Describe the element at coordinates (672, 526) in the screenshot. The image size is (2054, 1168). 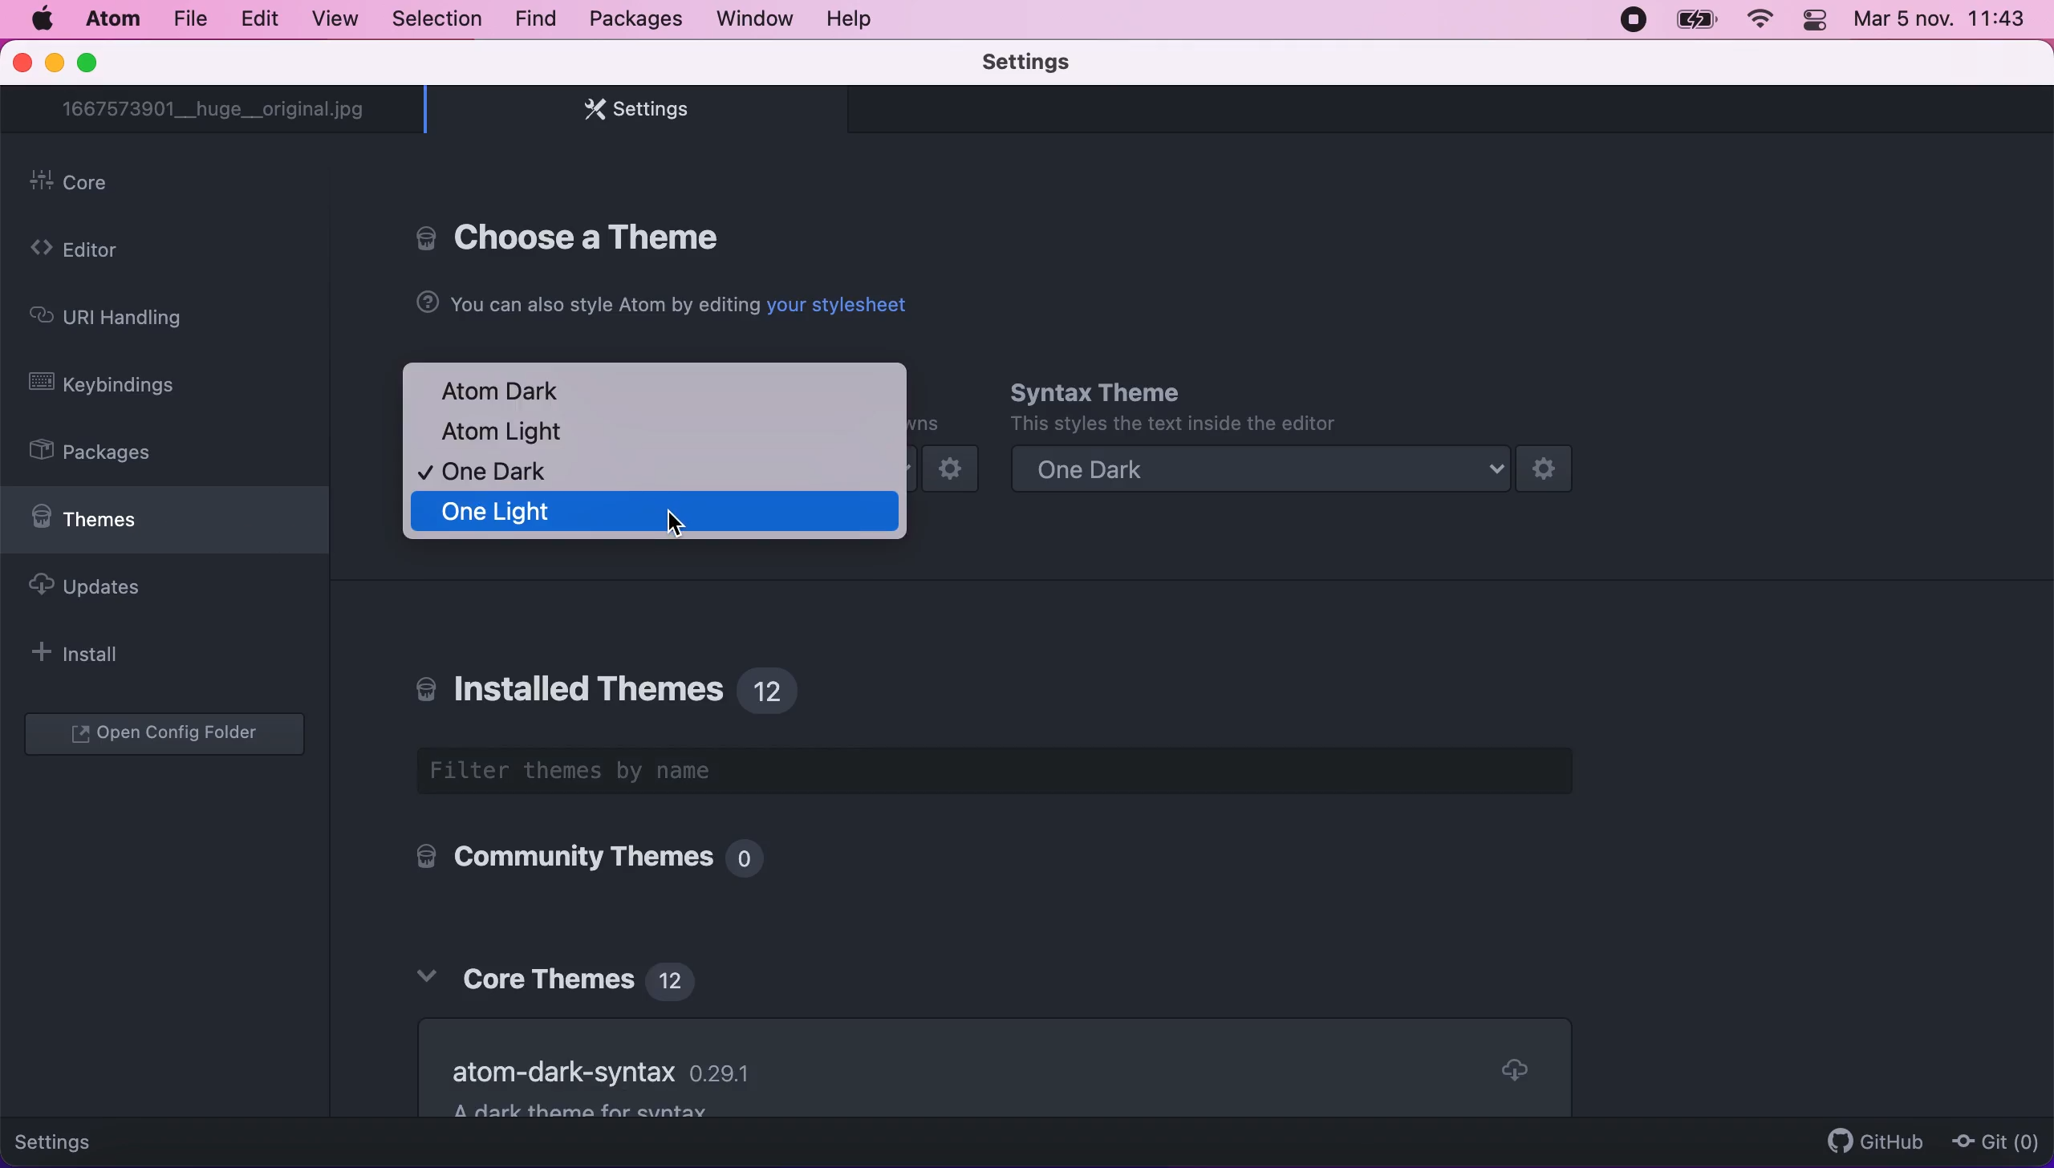
I see `cursor` at that location.